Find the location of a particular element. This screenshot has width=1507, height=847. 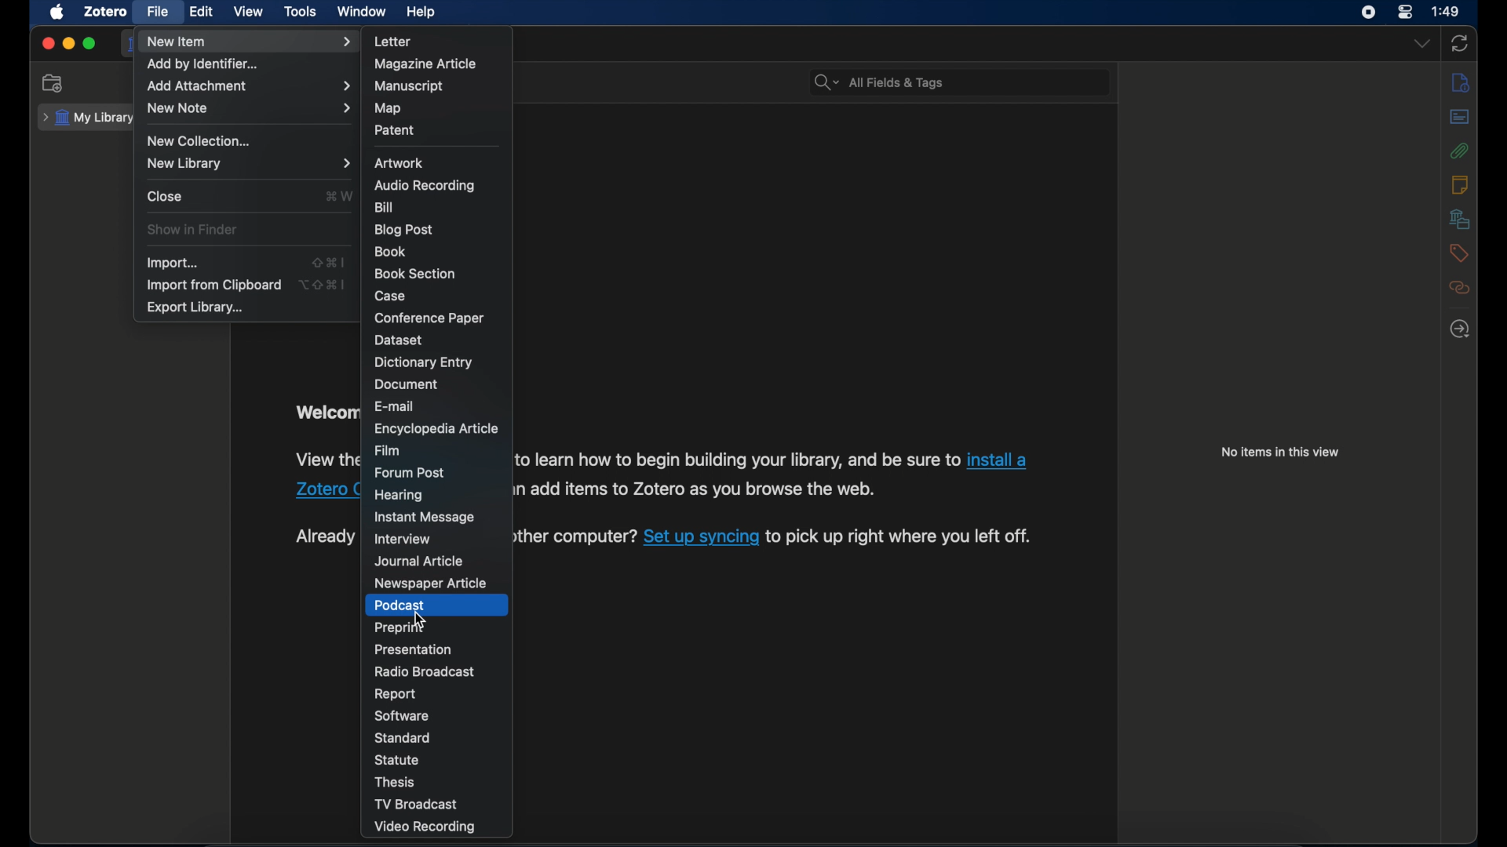

apple is located at coordinates (57, 13).